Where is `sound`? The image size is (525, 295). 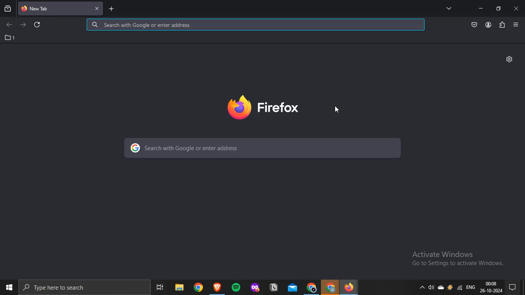 sound is located at coordinates (430, 288).